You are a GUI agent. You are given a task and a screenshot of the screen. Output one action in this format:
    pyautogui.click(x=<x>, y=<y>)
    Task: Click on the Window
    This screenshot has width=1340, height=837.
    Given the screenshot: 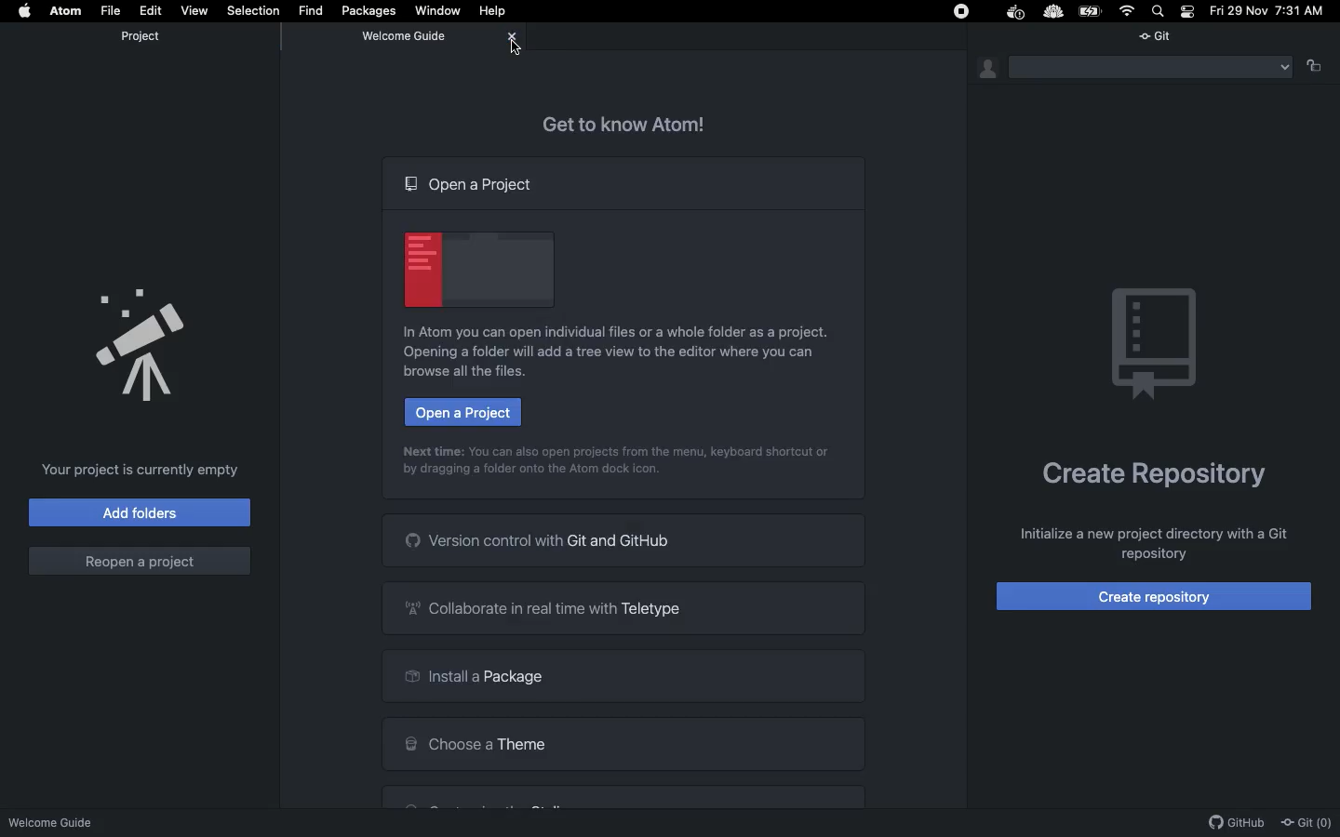 What is the action you would take?
    pyautogui.click(x=441, y=9)
    